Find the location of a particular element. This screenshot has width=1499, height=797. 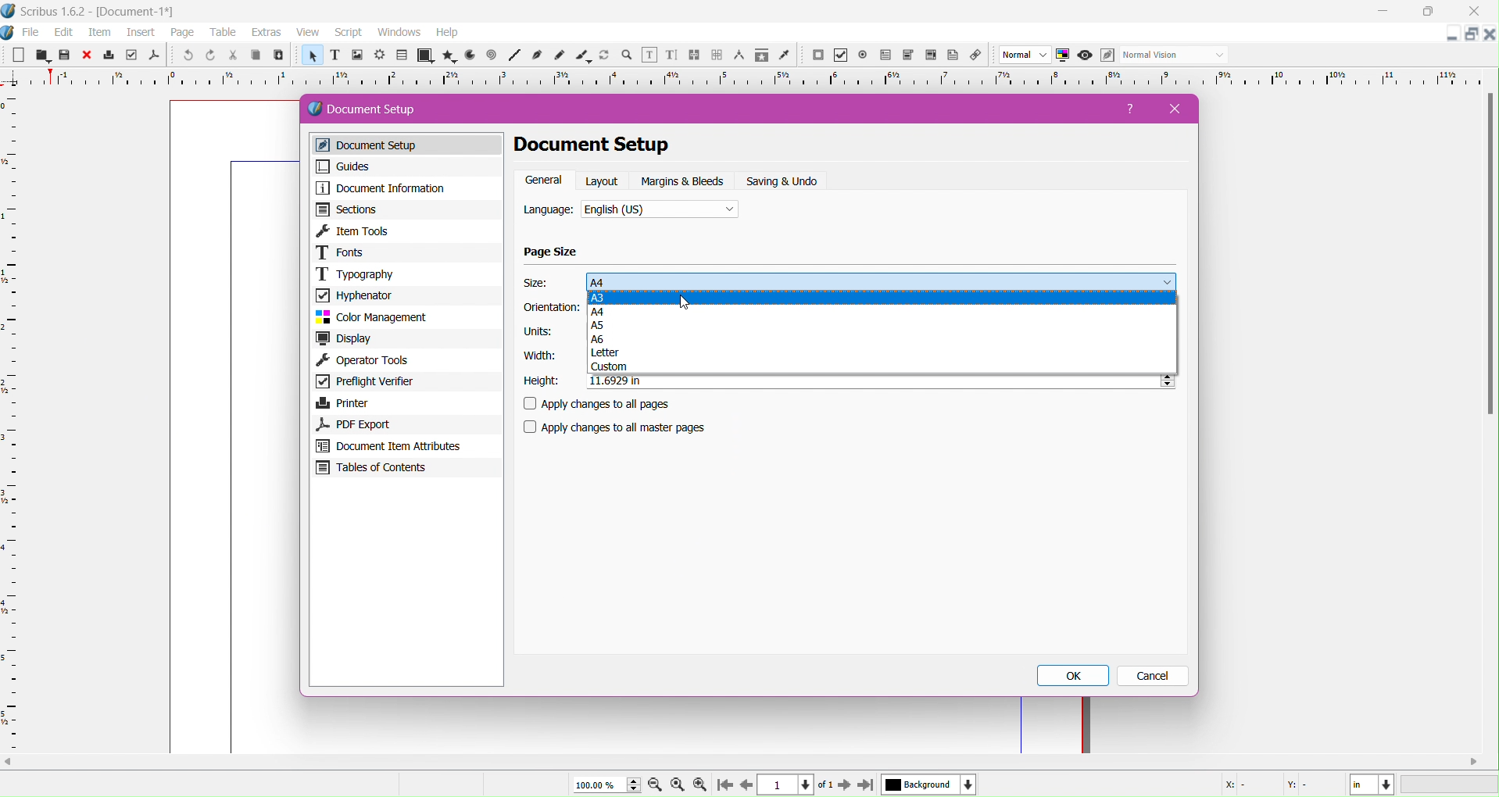

Display is located at coordinates (407, 339).